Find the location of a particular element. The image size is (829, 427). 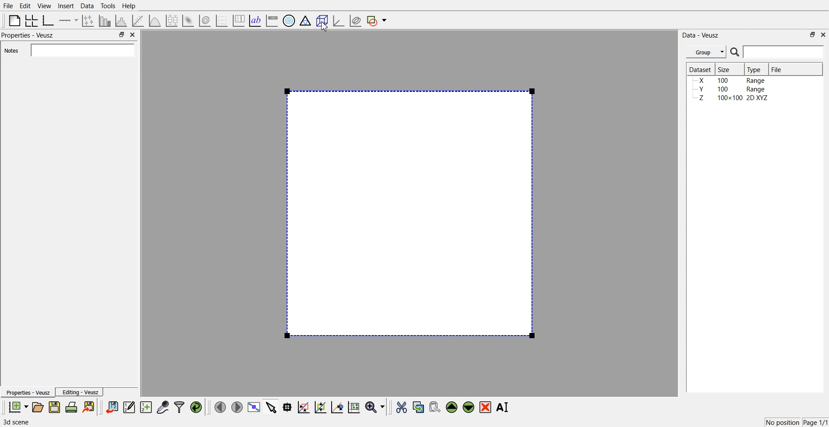

Text label is located at coordinates (255, 21).